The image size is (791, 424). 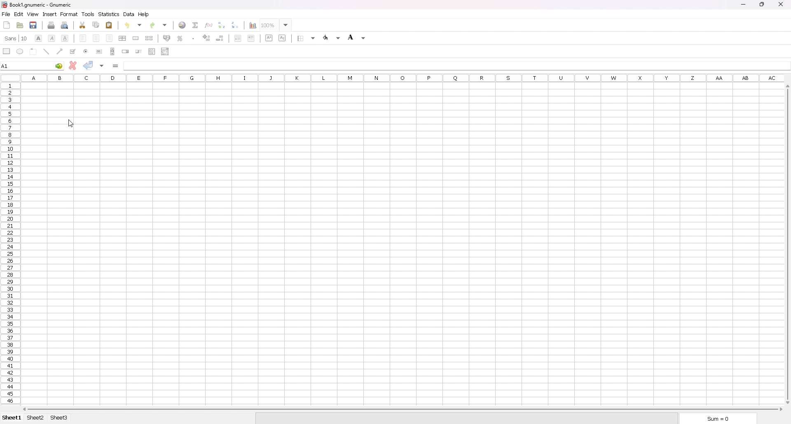 What do you see at coordinates (89, 65) in the screenshot?
I see `accept changes` at bounding box center [89, 65].